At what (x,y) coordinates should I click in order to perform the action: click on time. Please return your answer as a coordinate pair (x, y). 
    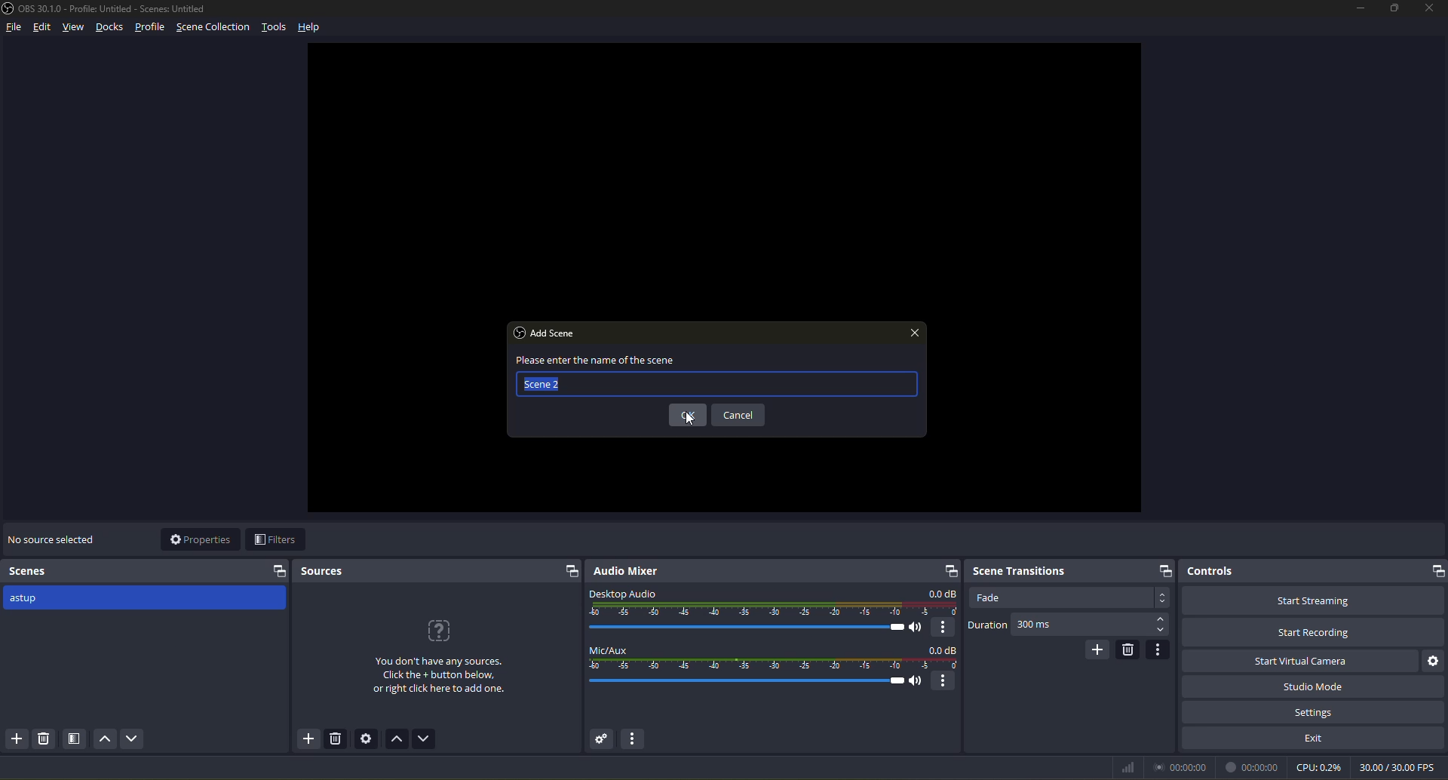
    Looking at the image, I should click on (1180, 766).